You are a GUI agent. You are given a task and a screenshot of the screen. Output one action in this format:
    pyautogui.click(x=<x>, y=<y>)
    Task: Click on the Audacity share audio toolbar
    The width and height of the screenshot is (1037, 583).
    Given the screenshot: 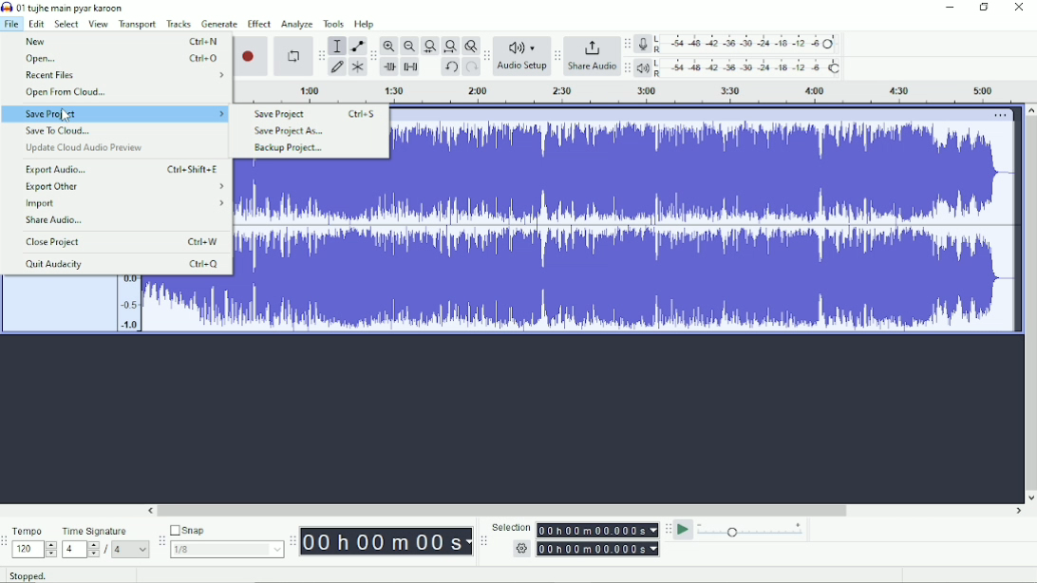 What is the action you would take?
    pyautogui.click(x=557, y=57)
    